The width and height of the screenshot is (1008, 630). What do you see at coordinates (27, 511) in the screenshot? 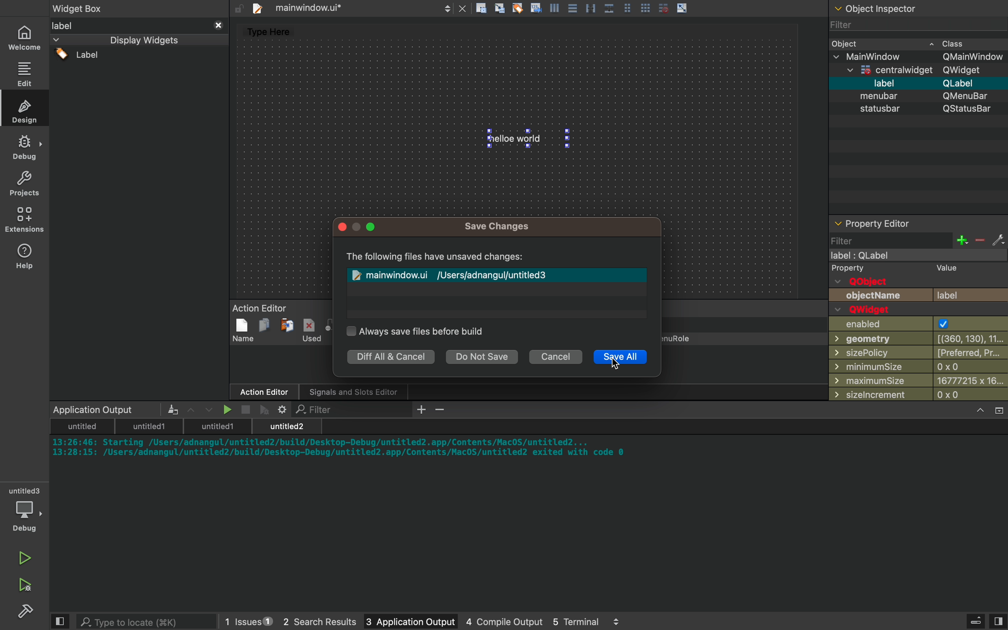
I see `debug` at bounding box center [27, 511].